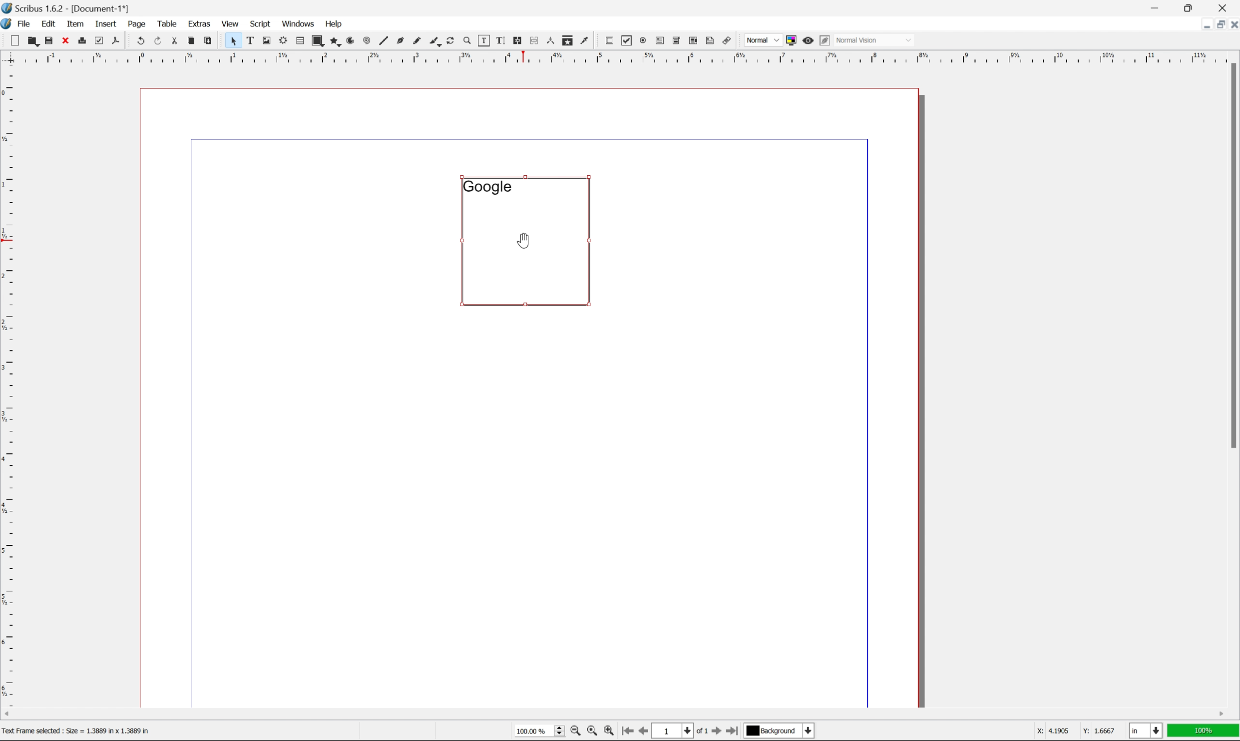  Describe the element at coordinates (732, 731) in the screenshot. I see `go to last page` at that location.